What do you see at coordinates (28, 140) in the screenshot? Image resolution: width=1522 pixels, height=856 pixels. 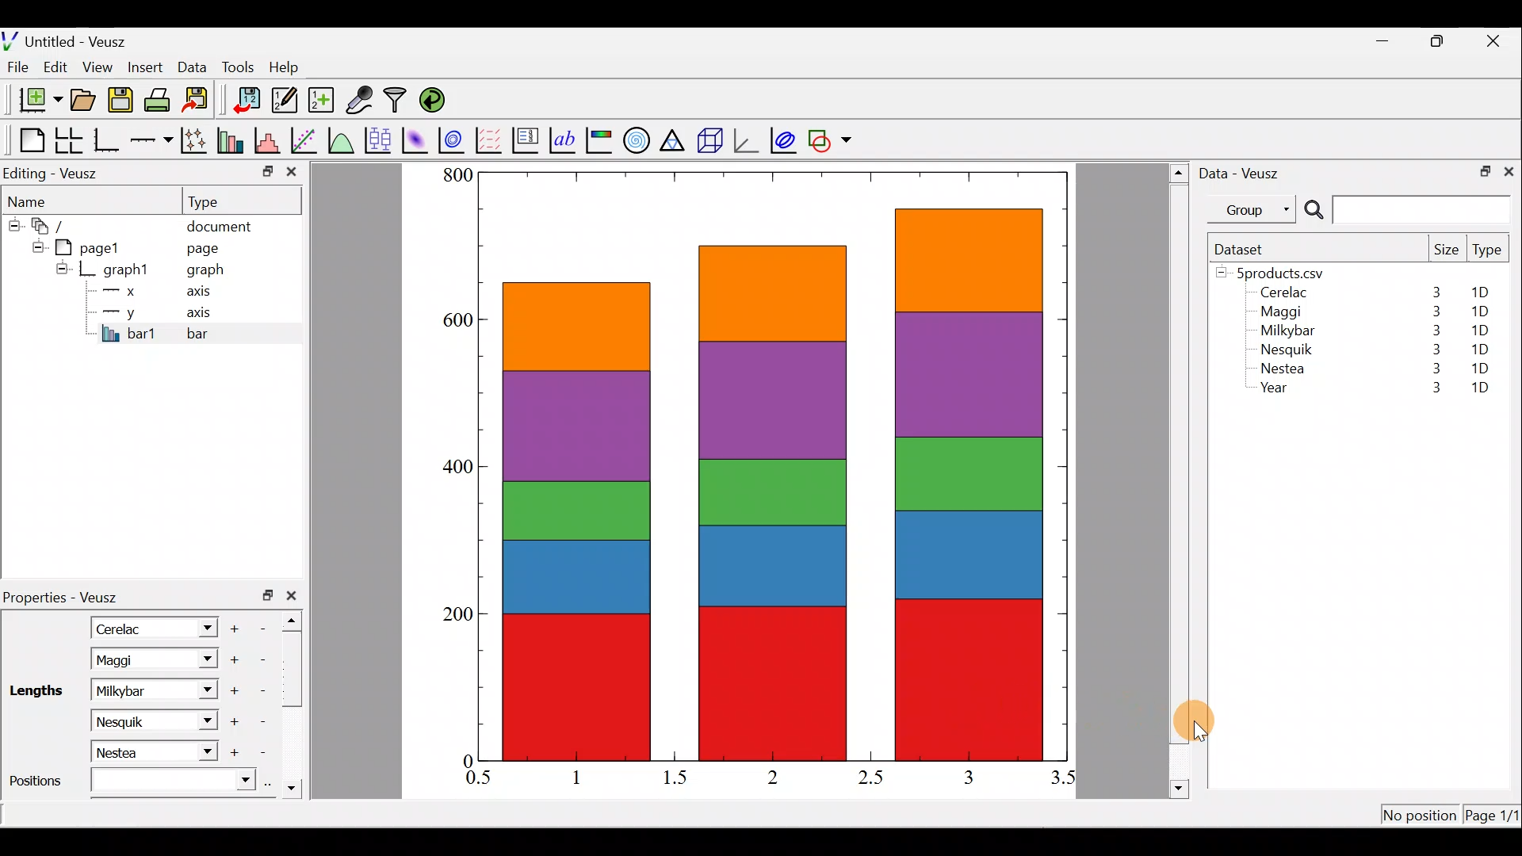 I see `Blank page` at bounding box center [28, 140].